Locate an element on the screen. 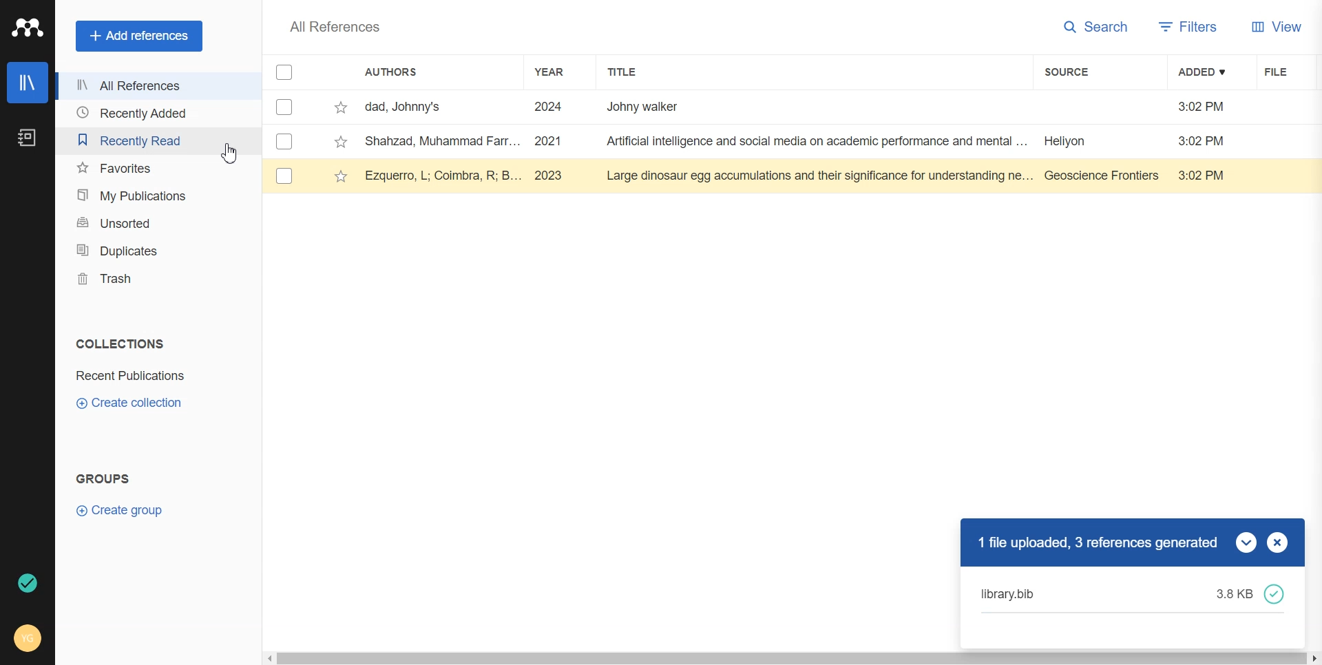 The width and height of the screenshot is (1322, 665). Drop down box is located at coordinates (1248, 541).